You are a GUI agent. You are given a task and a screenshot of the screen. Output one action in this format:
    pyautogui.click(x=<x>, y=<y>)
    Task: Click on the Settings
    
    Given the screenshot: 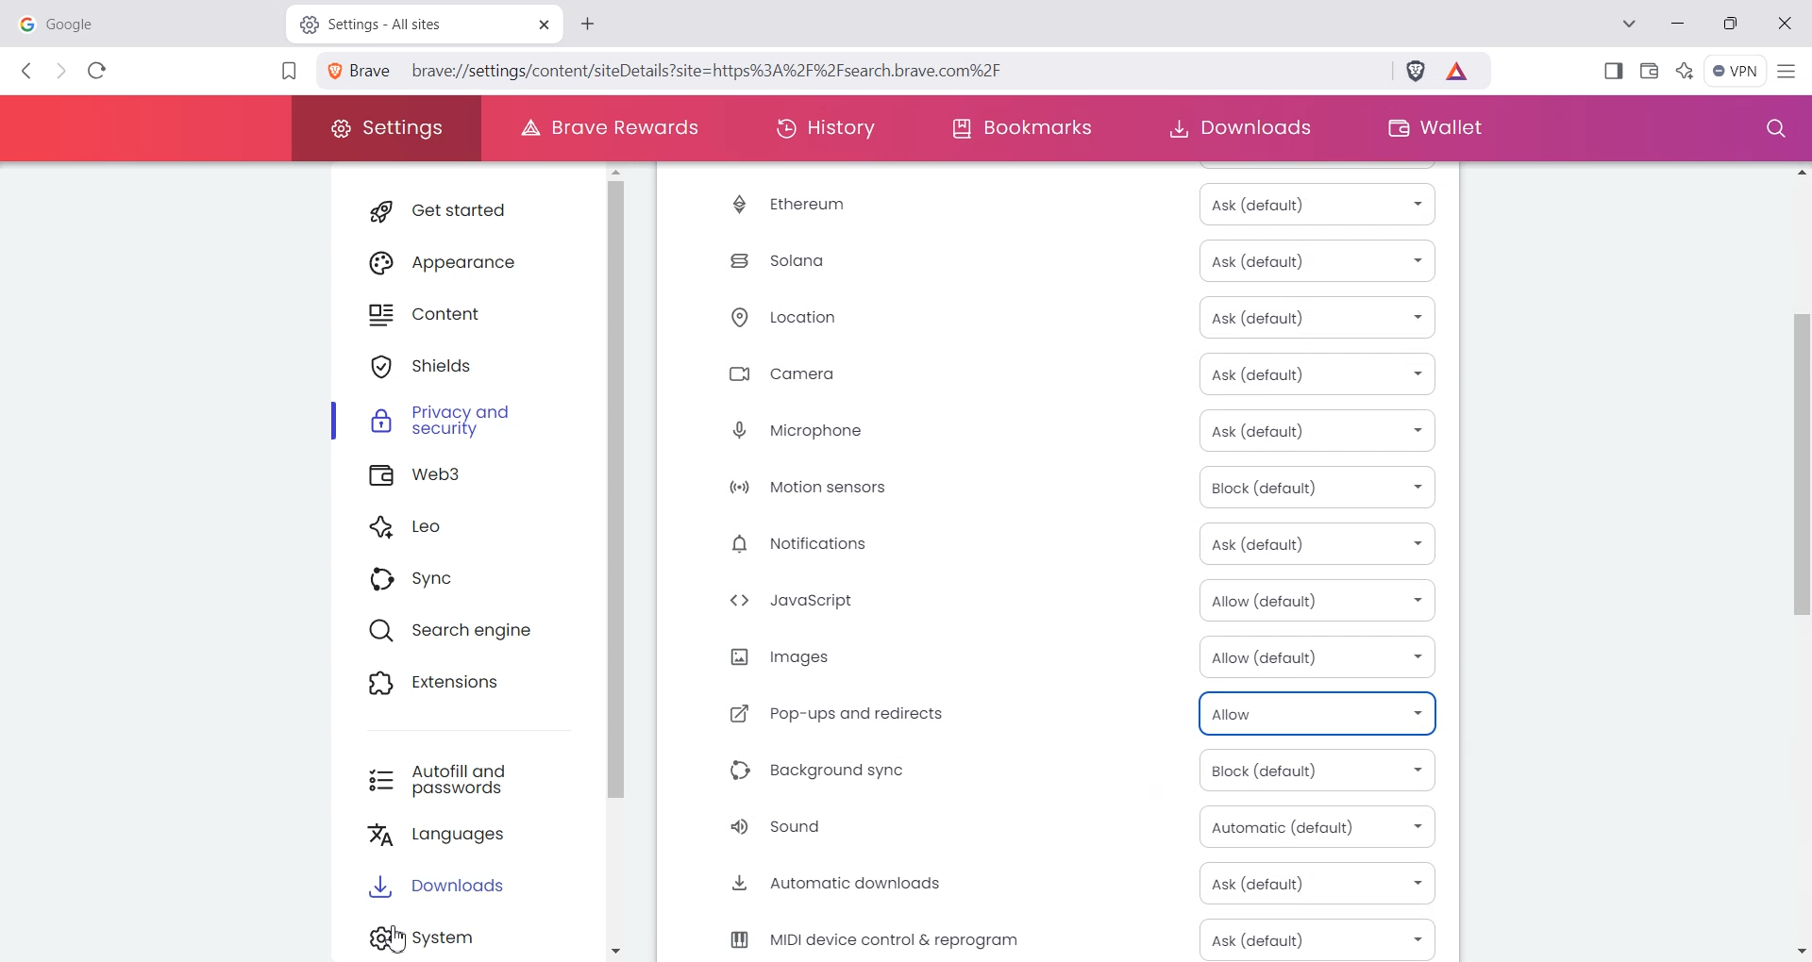 What is the action you would take?
    pyautogui.click(x=475, y=938)
    